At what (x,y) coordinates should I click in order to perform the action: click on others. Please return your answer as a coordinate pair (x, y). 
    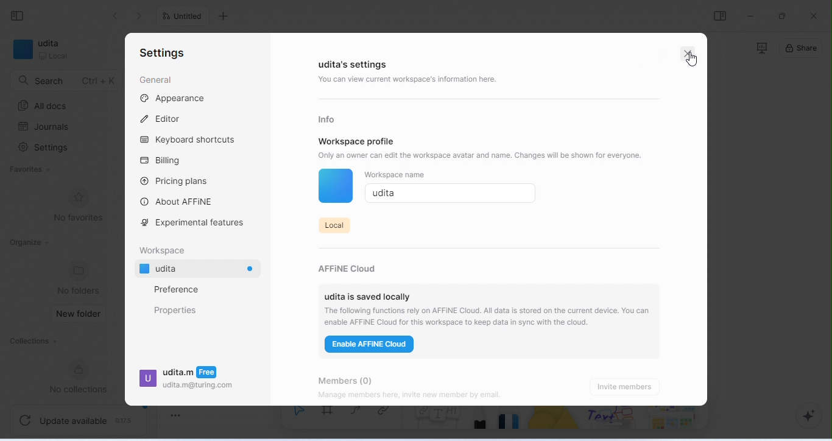
    Looking at the image, I should click on (613, 419).